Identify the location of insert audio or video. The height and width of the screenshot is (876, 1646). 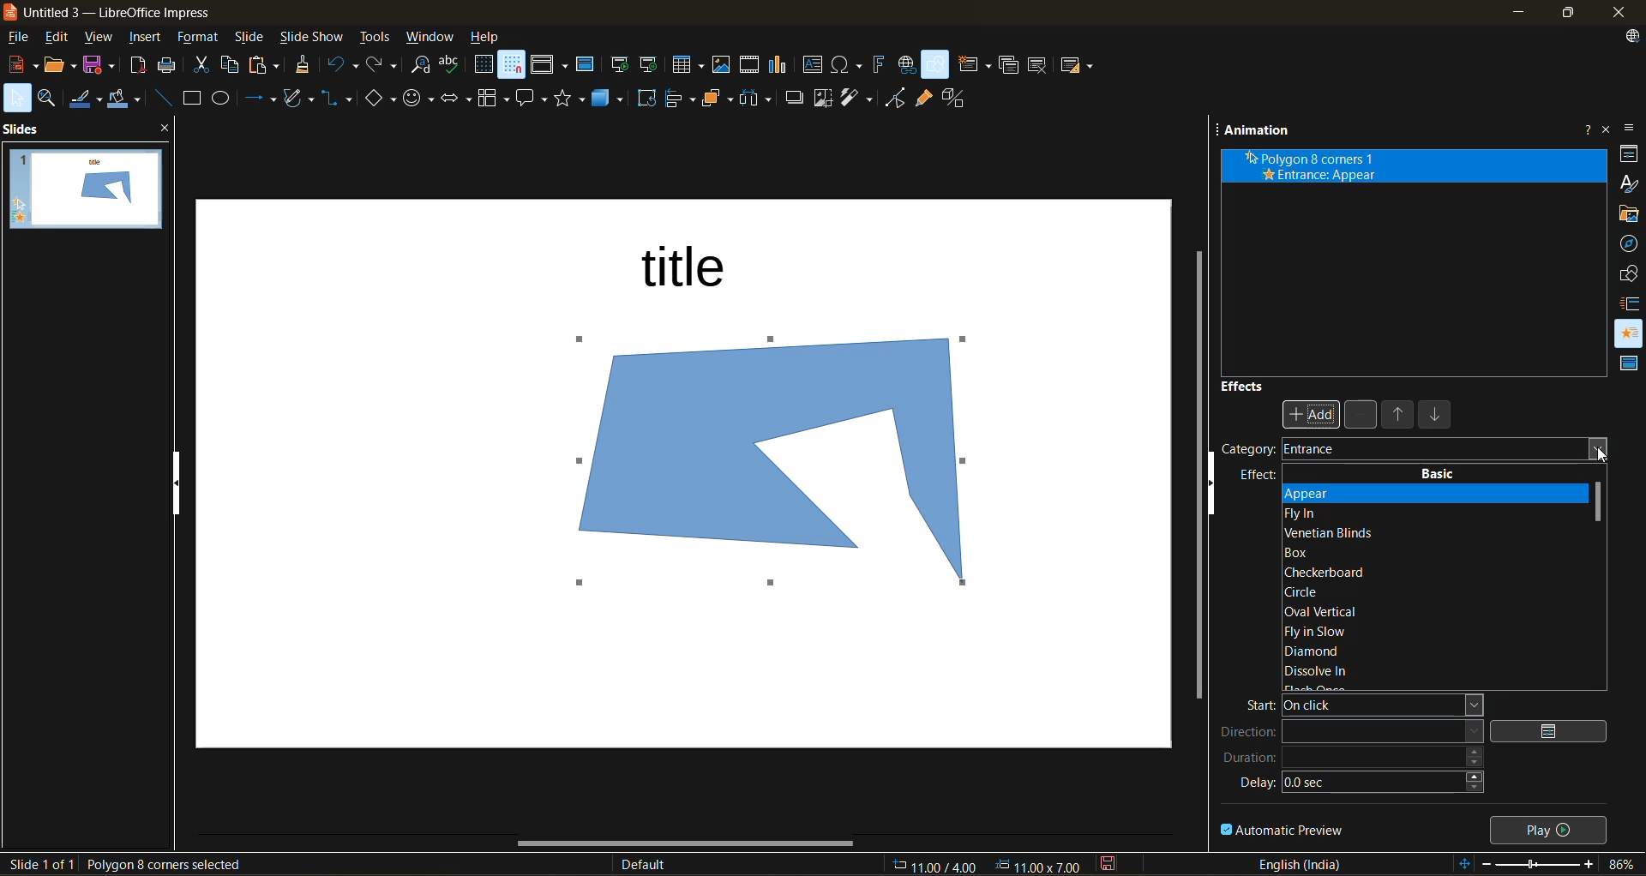
(751, 65).